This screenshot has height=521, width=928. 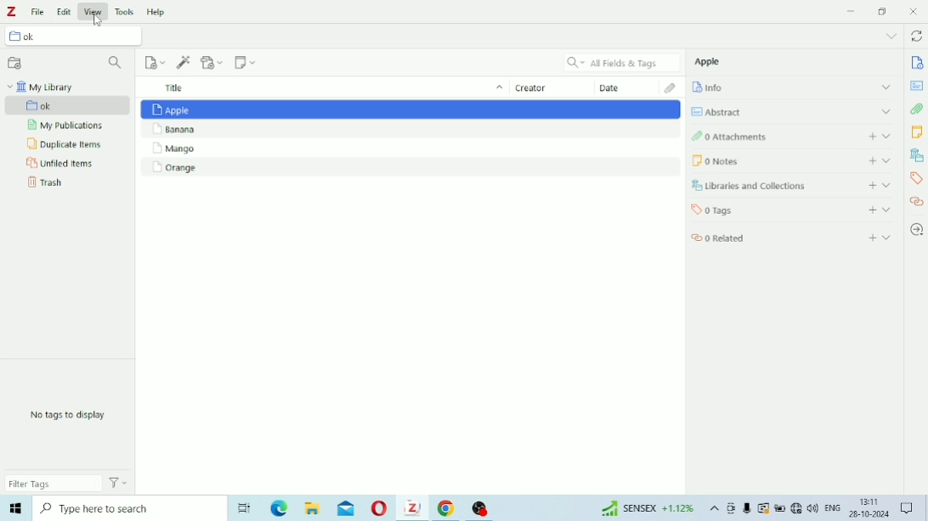 I want to click on Zotero, so click(x=412, y=509).